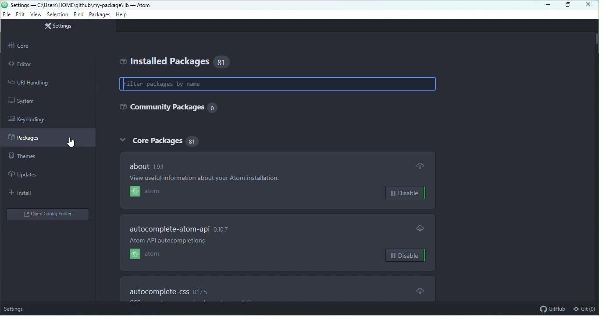  I want to click on 81, so click(224, 62).